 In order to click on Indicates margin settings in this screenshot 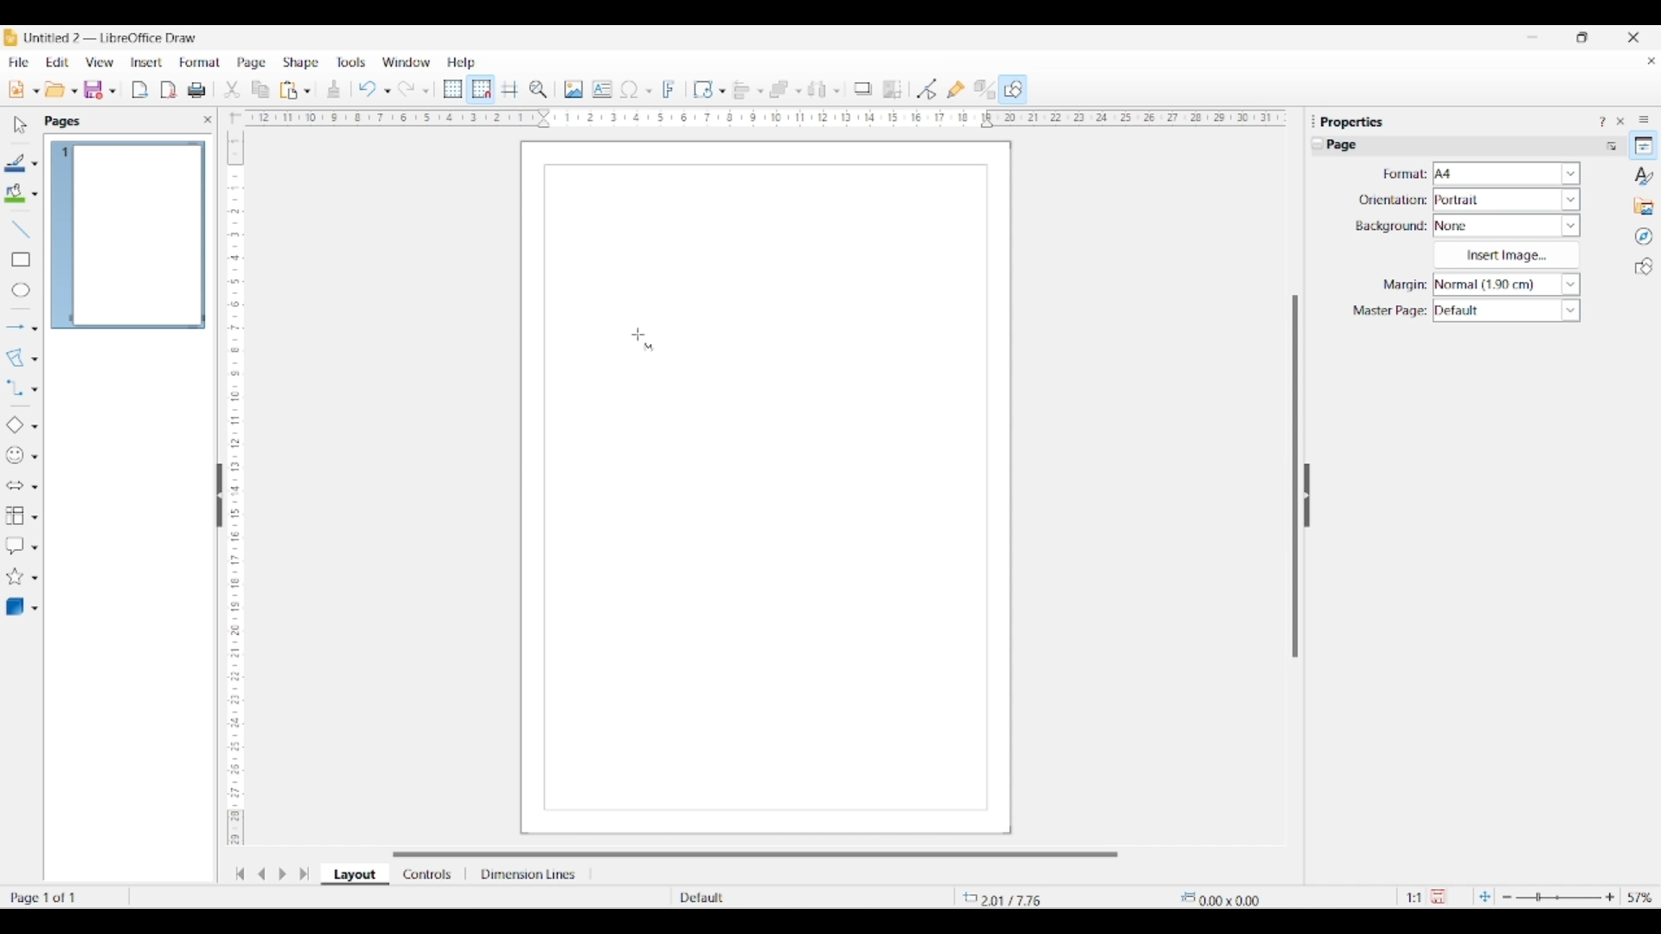, I will do `click(1402, 285)`.